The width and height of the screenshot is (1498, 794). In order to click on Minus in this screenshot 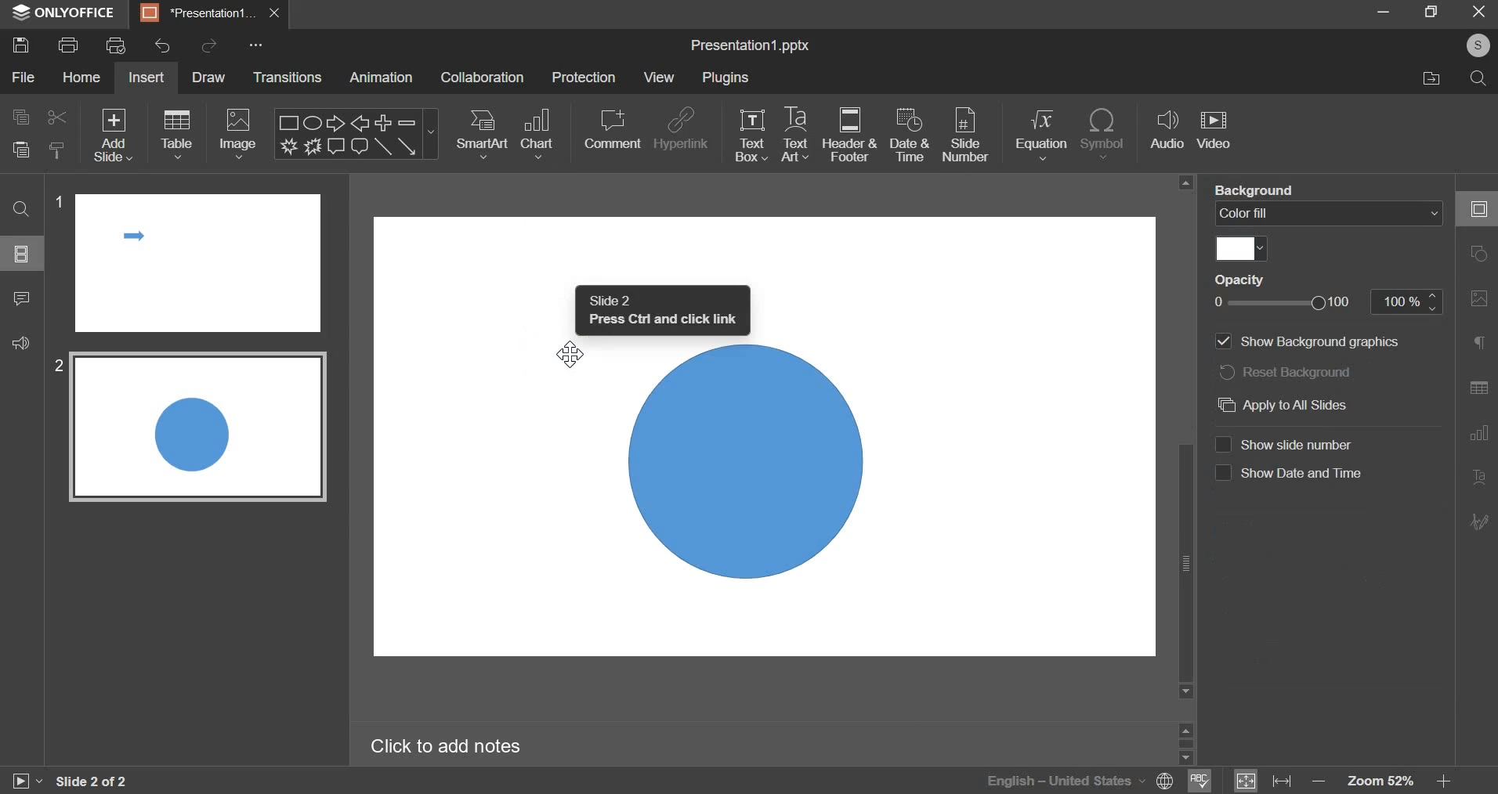, I will do `click(407, 122)`.